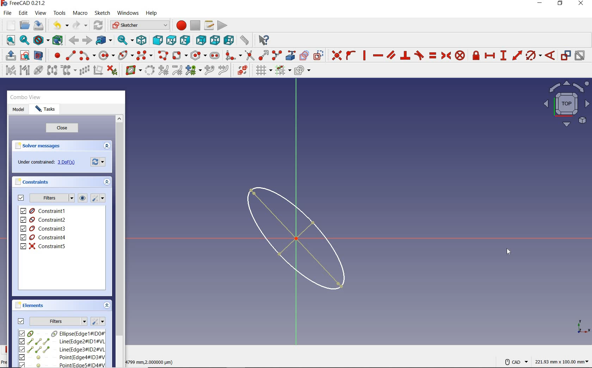  I want to click on create slot, so click(214, 55).